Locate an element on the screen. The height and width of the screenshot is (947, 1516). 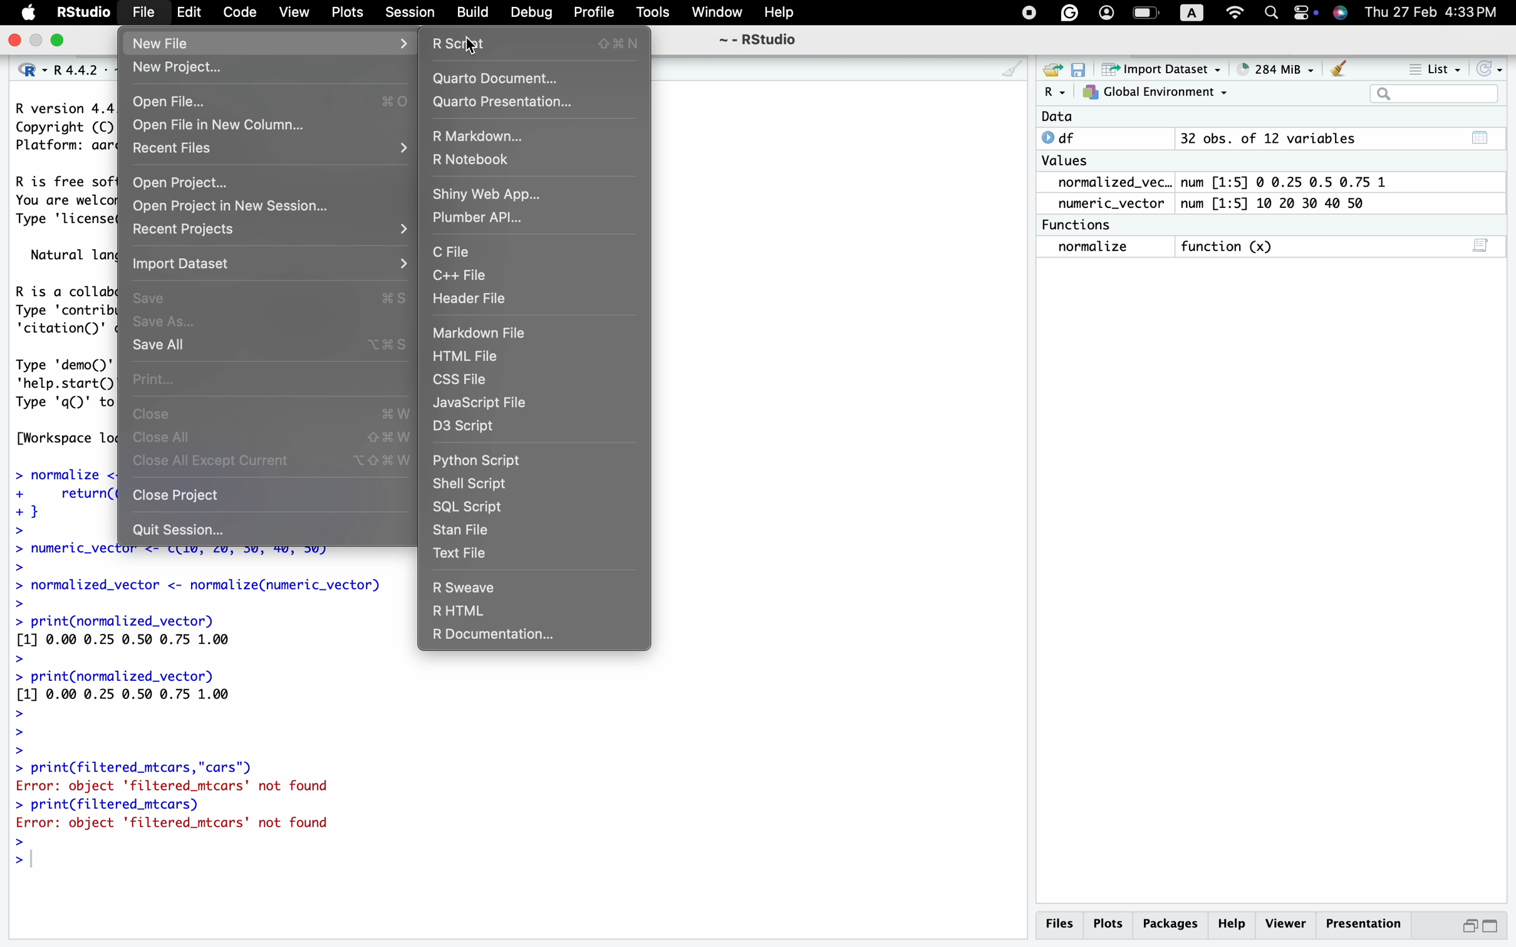
PROFILE is located at coordinates (1104, 11).